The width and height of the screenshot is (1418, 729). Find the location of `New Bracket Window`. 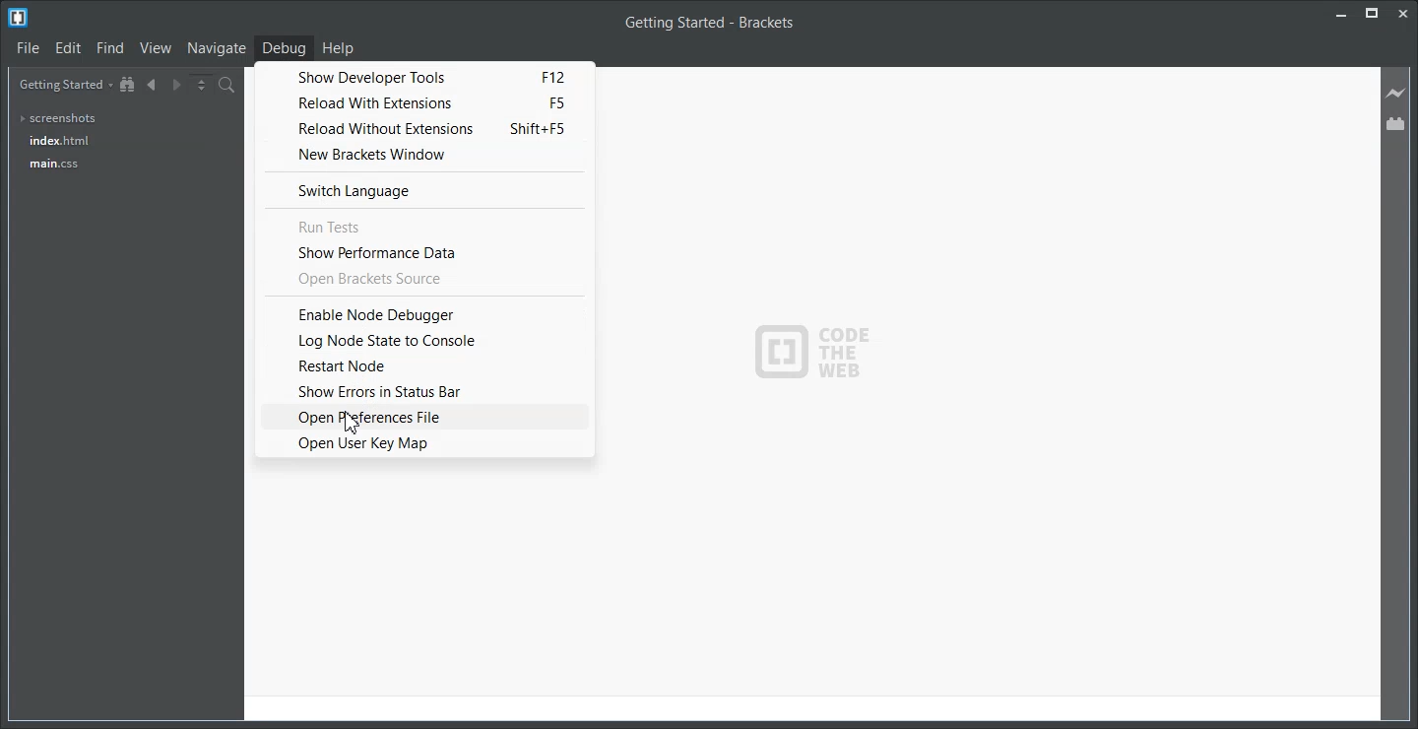

New Bracket Window is located at coordinates (423, 154).